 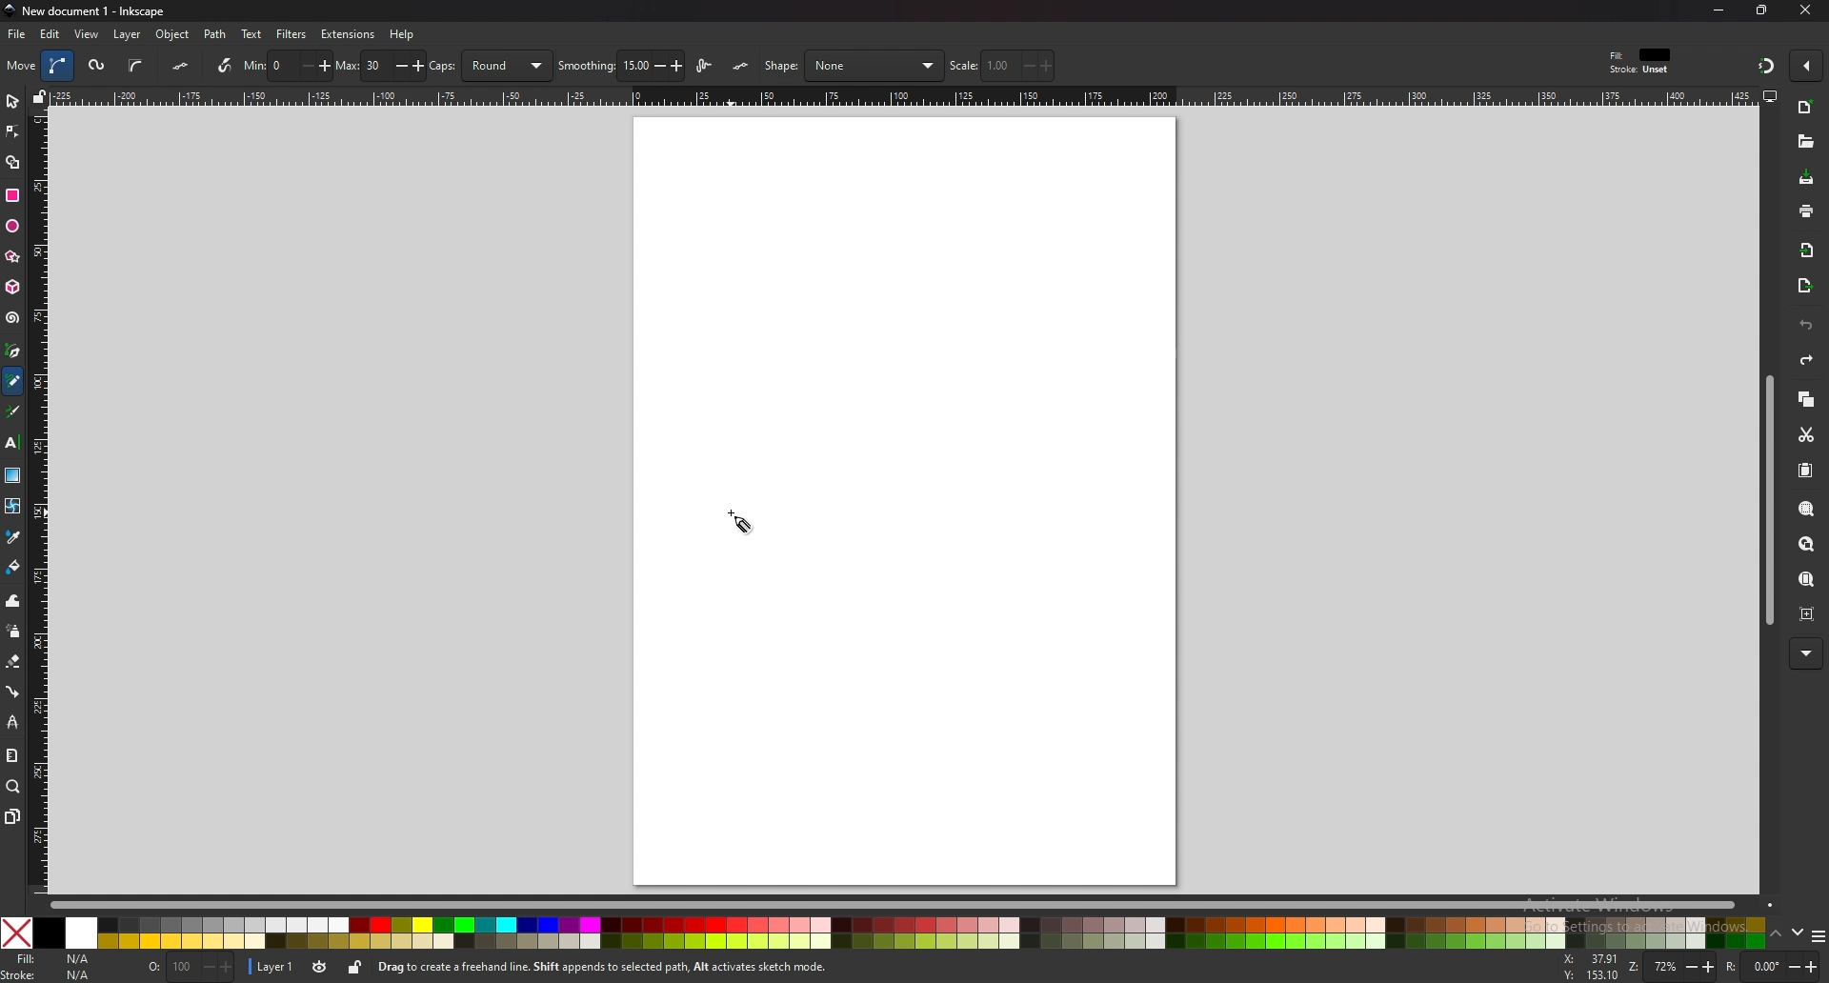 What do you see at coordinates (1776, 934) in the screenshot?
I see `up` at bounding box center [1776, 934].